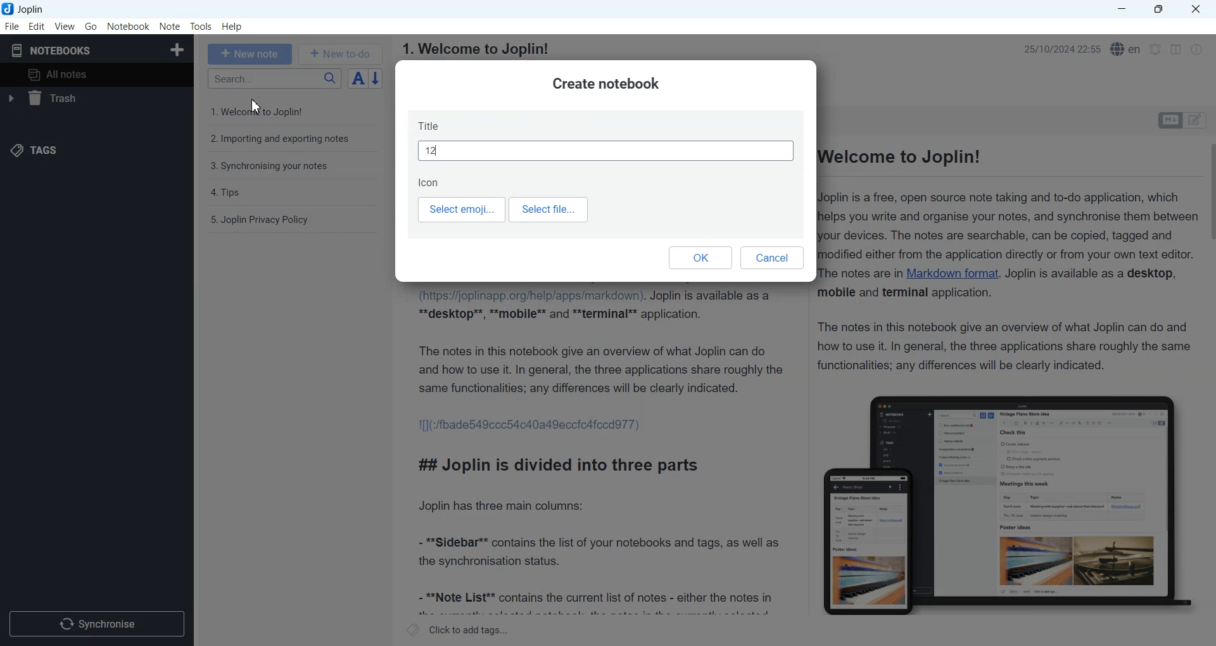  I want to click on Figure, so click(1008, 505).